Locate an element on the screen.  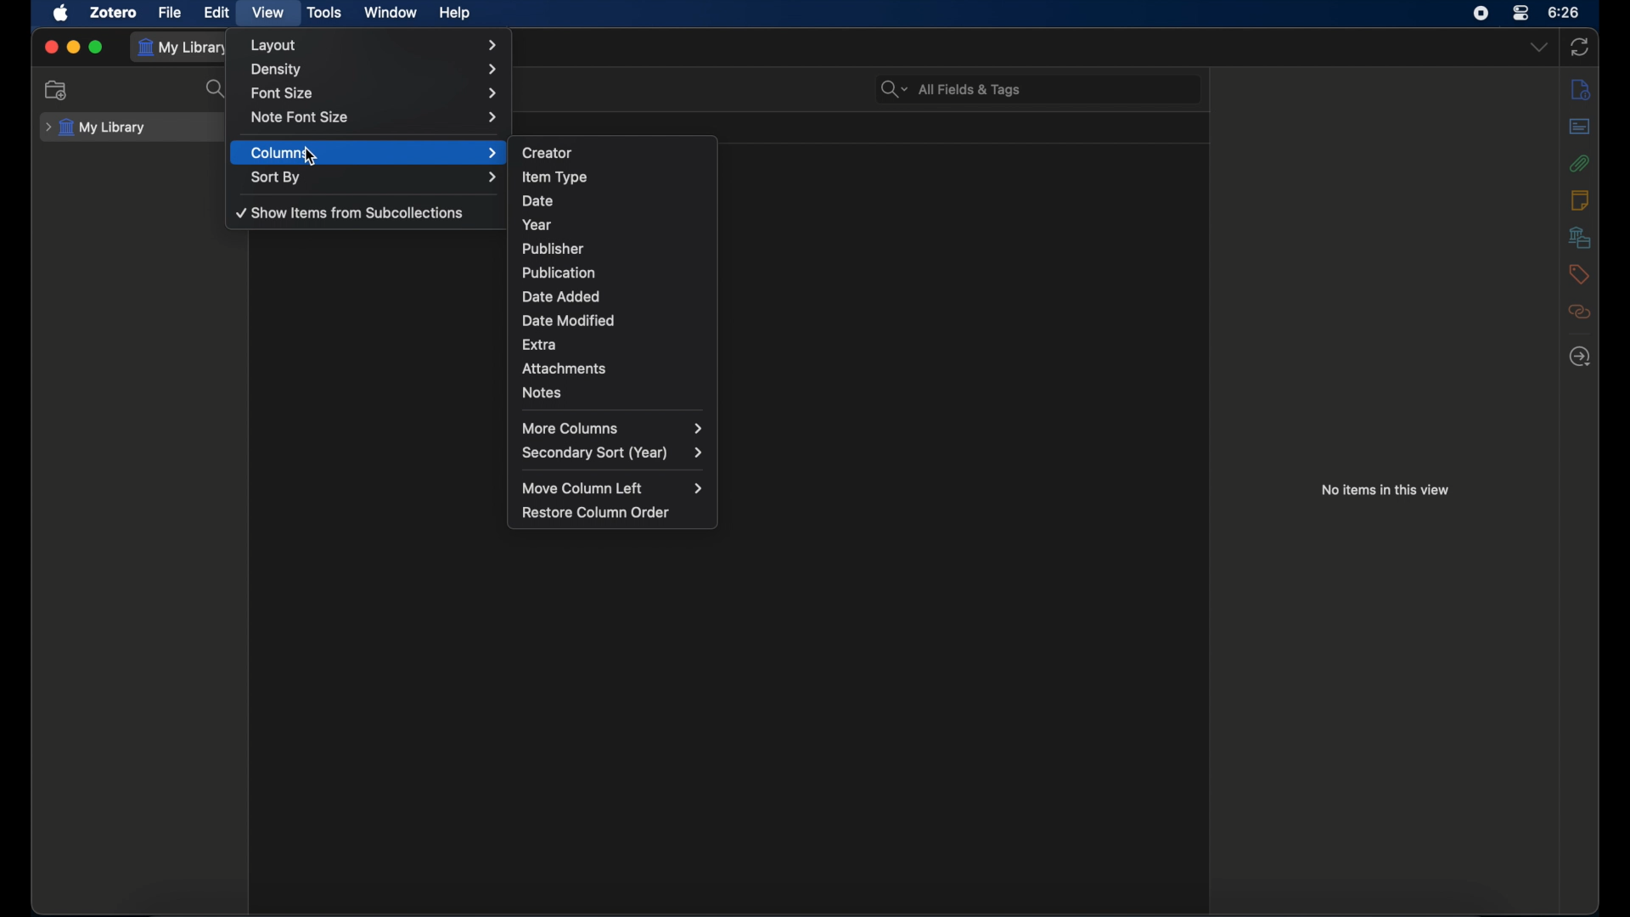
creator is located at coordinates (613, 152).